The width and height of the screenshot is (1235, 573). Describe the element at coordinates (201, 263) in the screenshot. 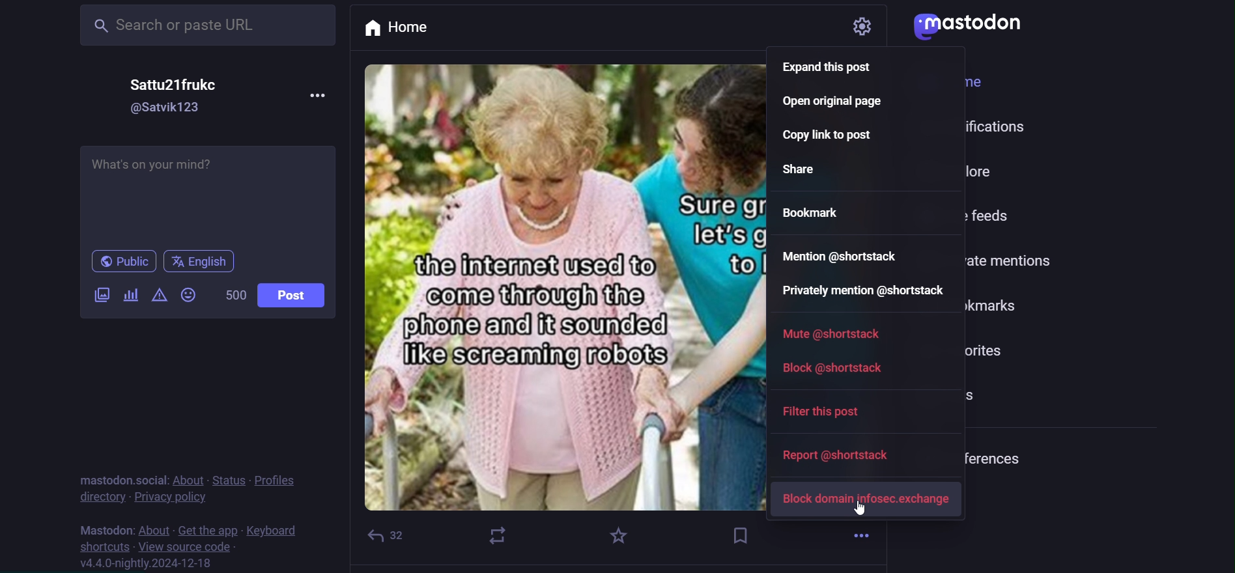

I see `english` at that location.